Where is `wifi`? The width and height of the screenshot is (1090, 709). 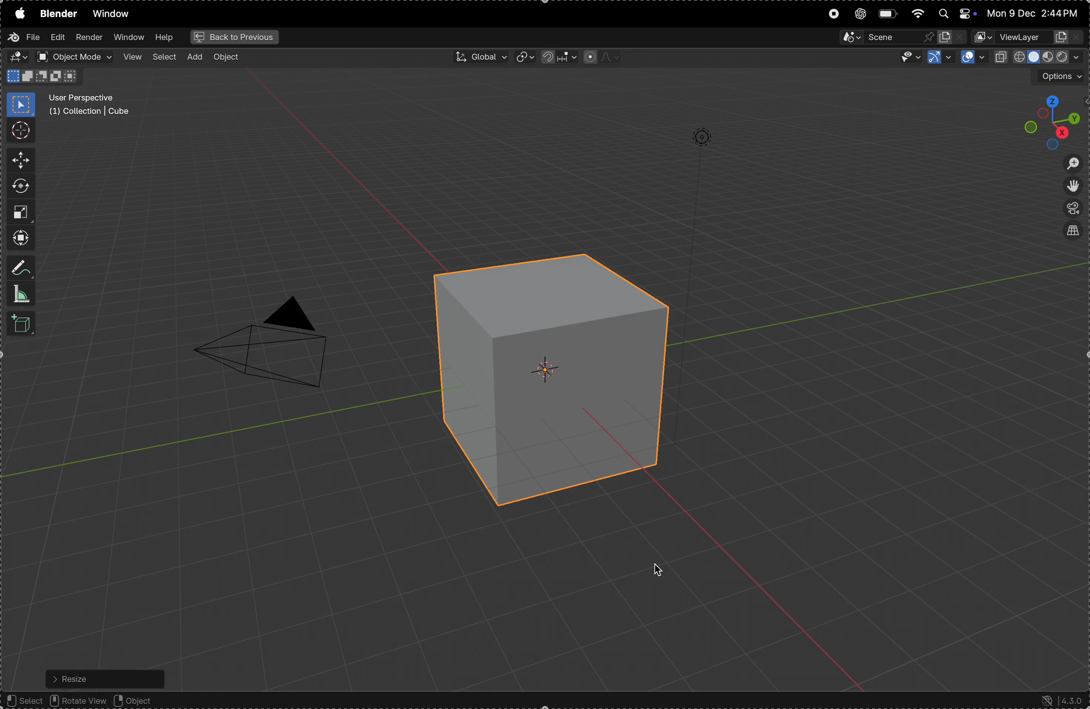 wifi is located at coordinates (918, 13).